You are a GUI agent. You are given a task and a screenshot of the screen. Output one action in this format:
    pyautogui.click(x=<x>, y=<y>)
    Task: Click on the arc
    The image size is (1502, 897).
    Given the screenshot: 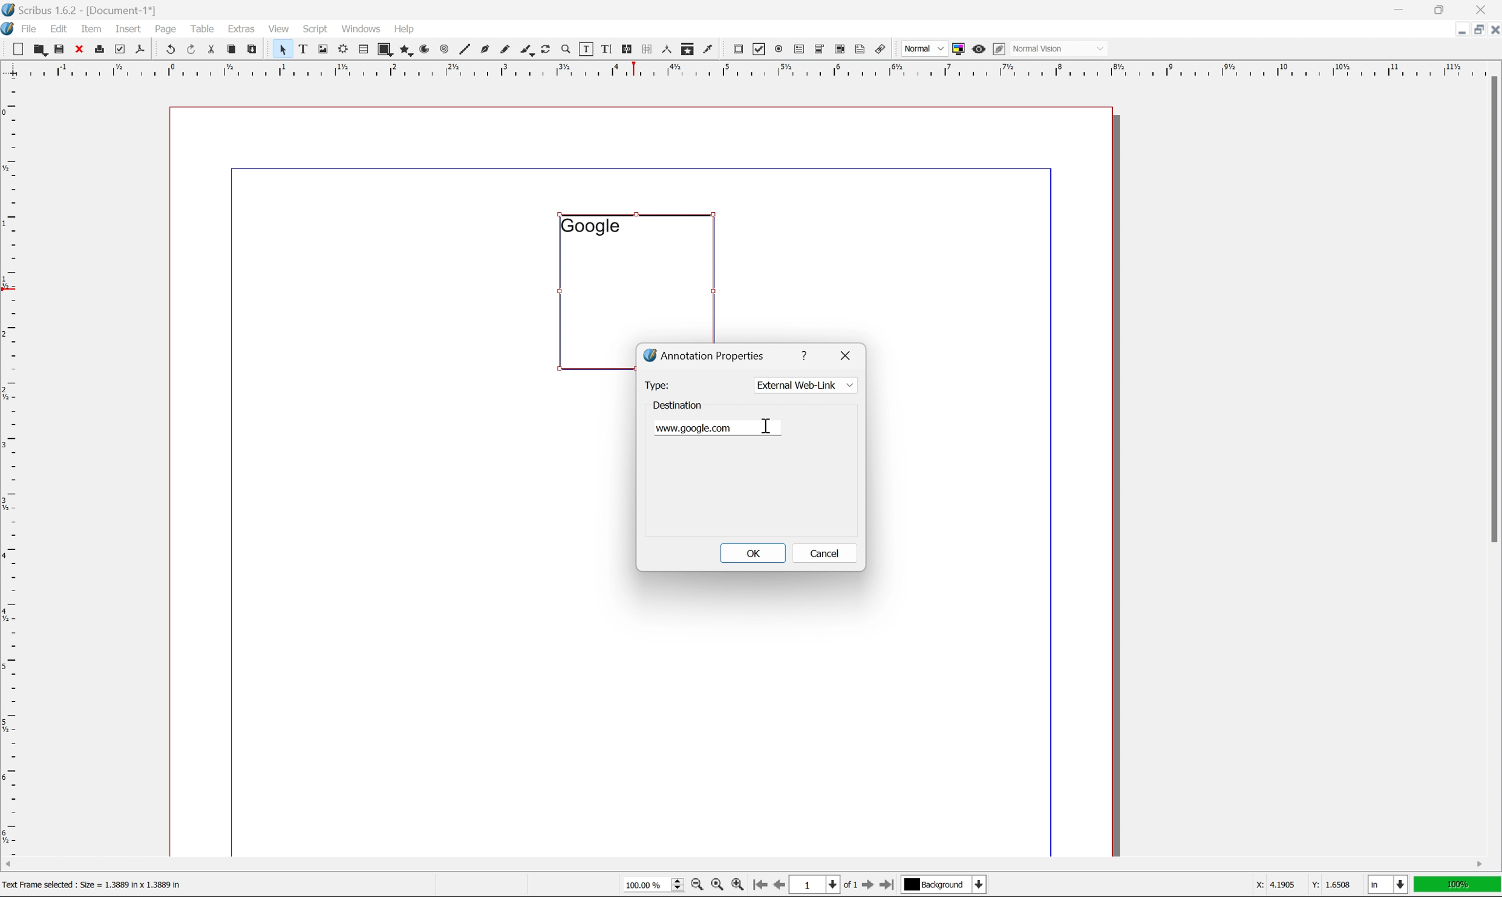 What is the action you would take?
    pyautogui.click(x=426, y=50)
    